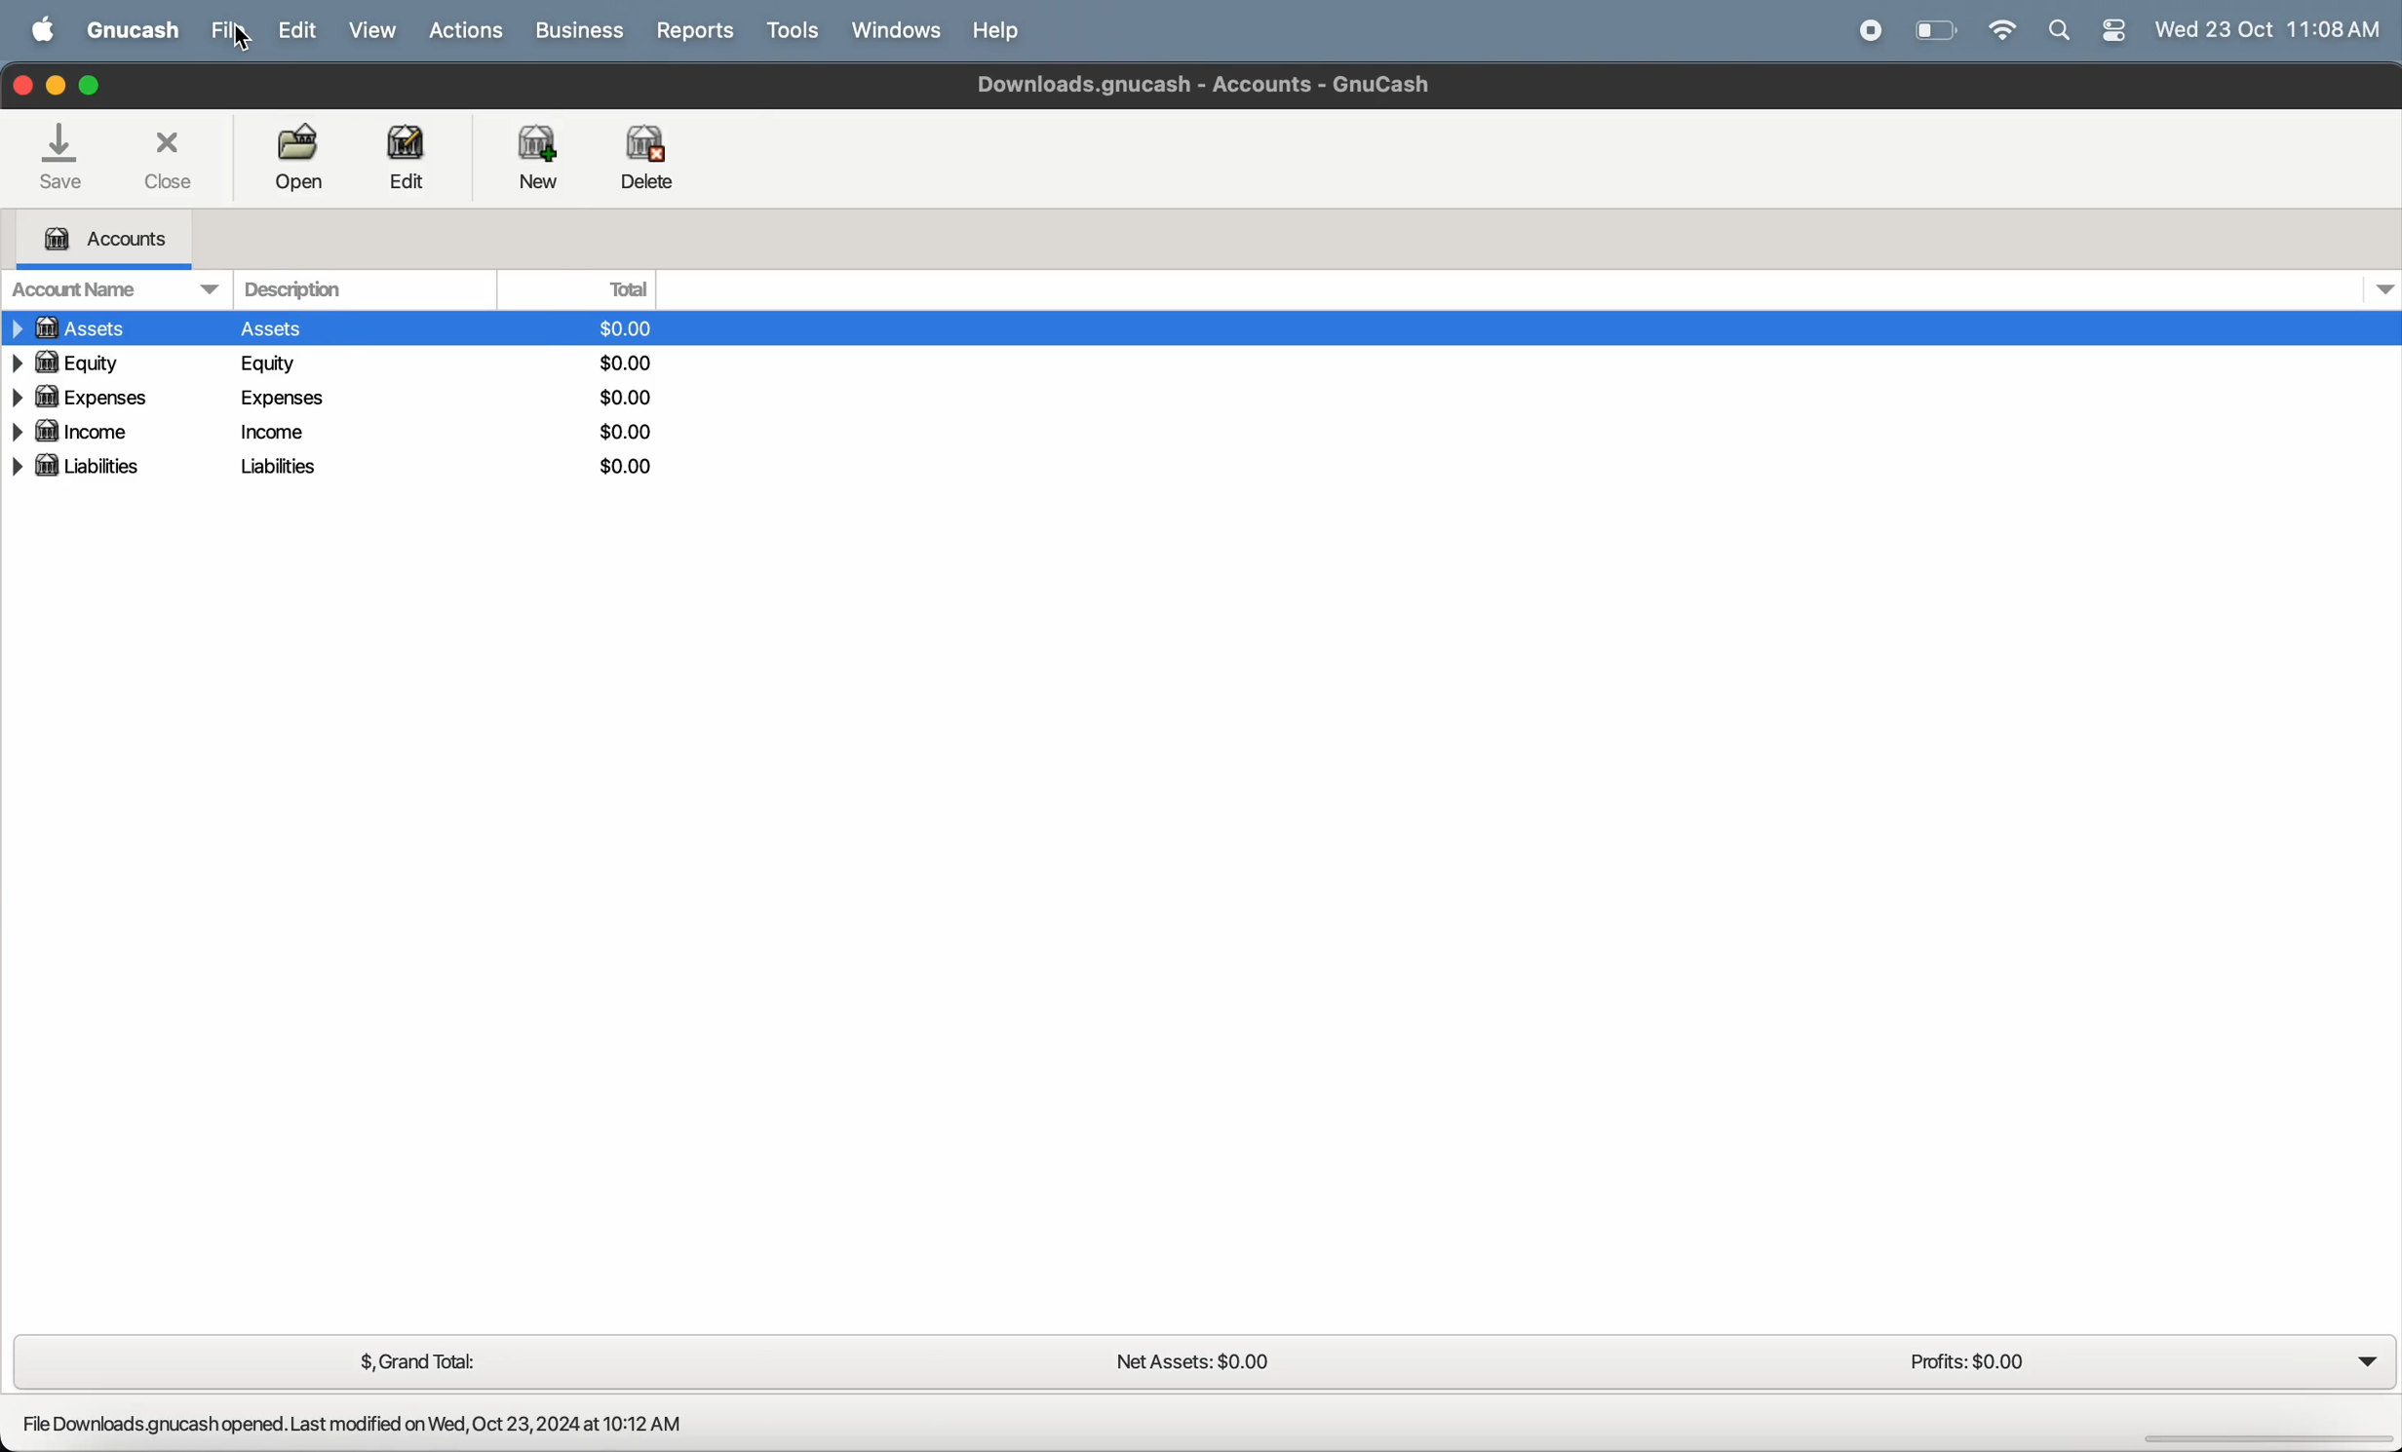 Image resolution: width=2402 pixels, height=1452 pixels. Describe the element at coordinates (265, 333) in the screenshot. I see `assets` at that location.